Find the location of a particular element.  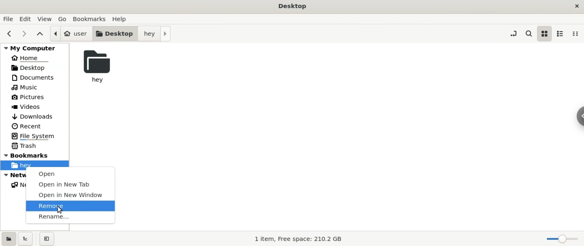

help is located at coordinates (123, 19).